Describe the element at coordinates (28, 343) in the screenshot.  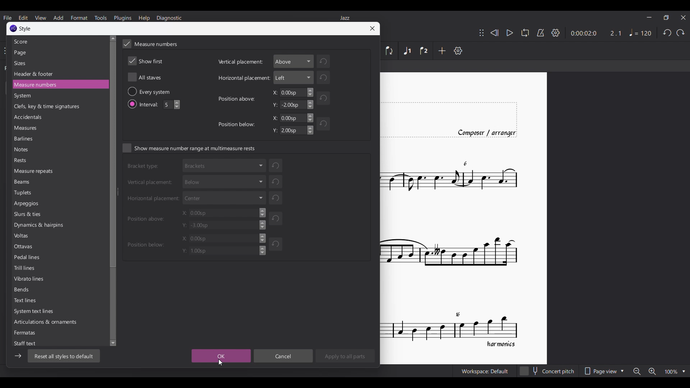
I see `STAFF` at that location.